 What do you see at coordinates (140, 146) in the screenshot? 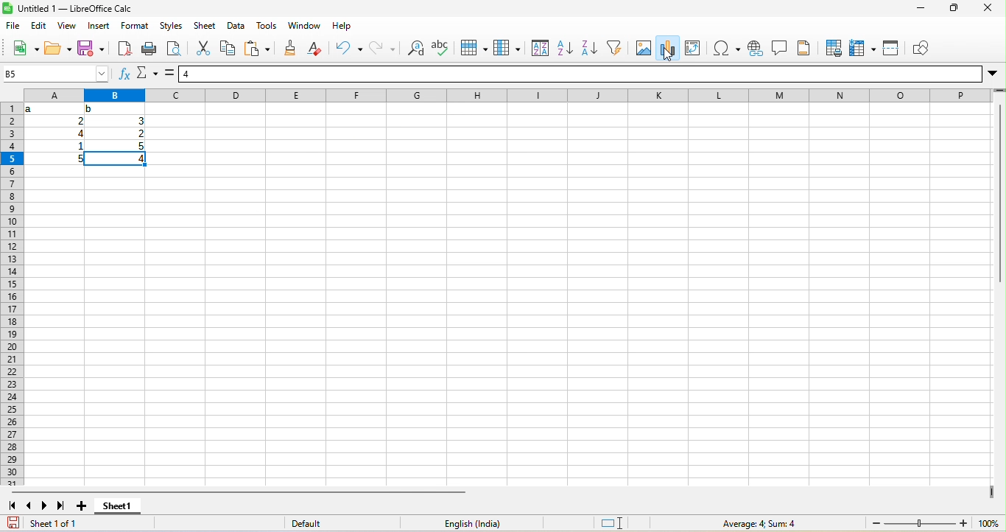
I see `5` at bounding box center [140, 146].